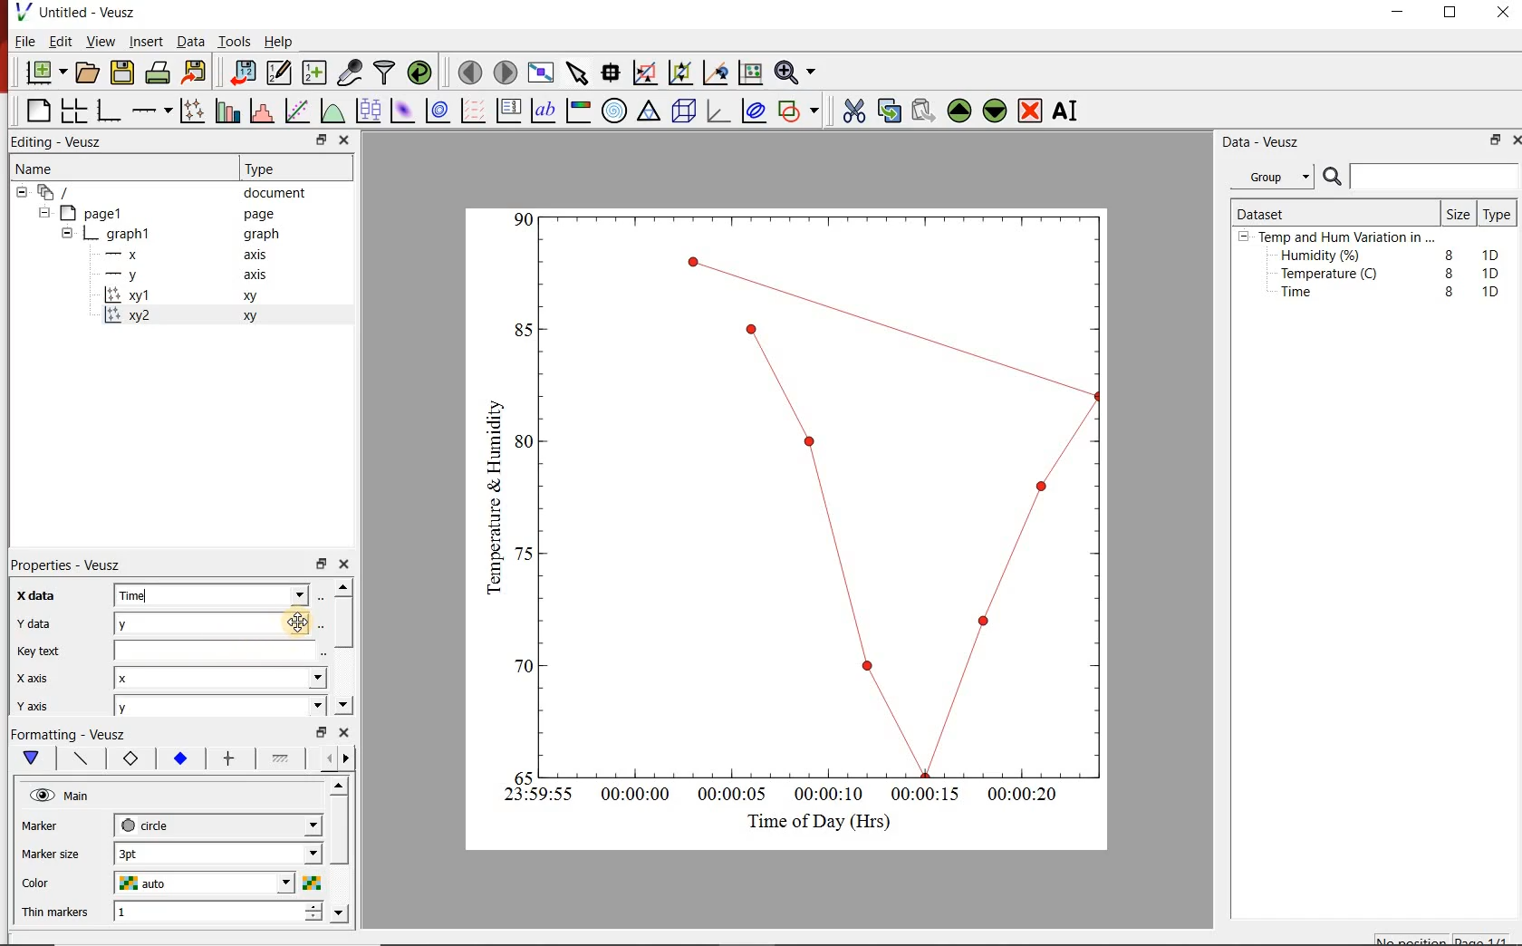  Describe the element at coordinates (131, 761) in the screenshot. I see `marker border` at that location.